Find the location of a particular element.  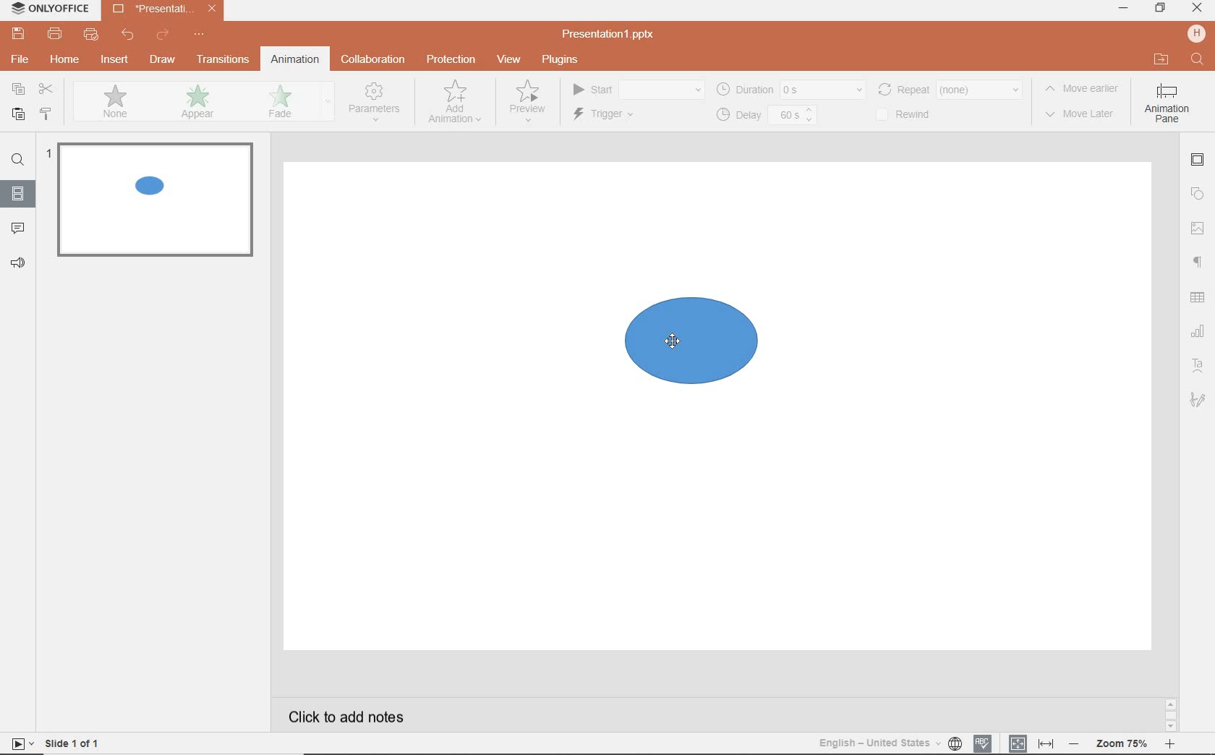

signature is located at coordinates (1198, 401).